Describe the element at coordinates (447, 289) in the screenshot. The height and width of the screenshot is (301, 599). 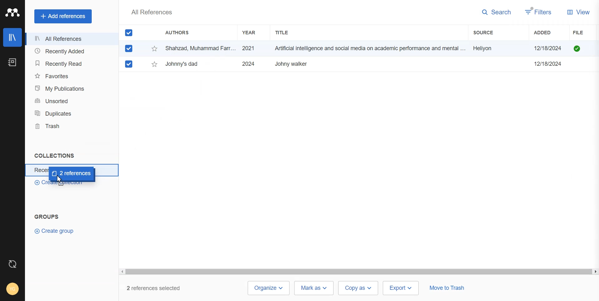
I see `Move to trash` at that location.